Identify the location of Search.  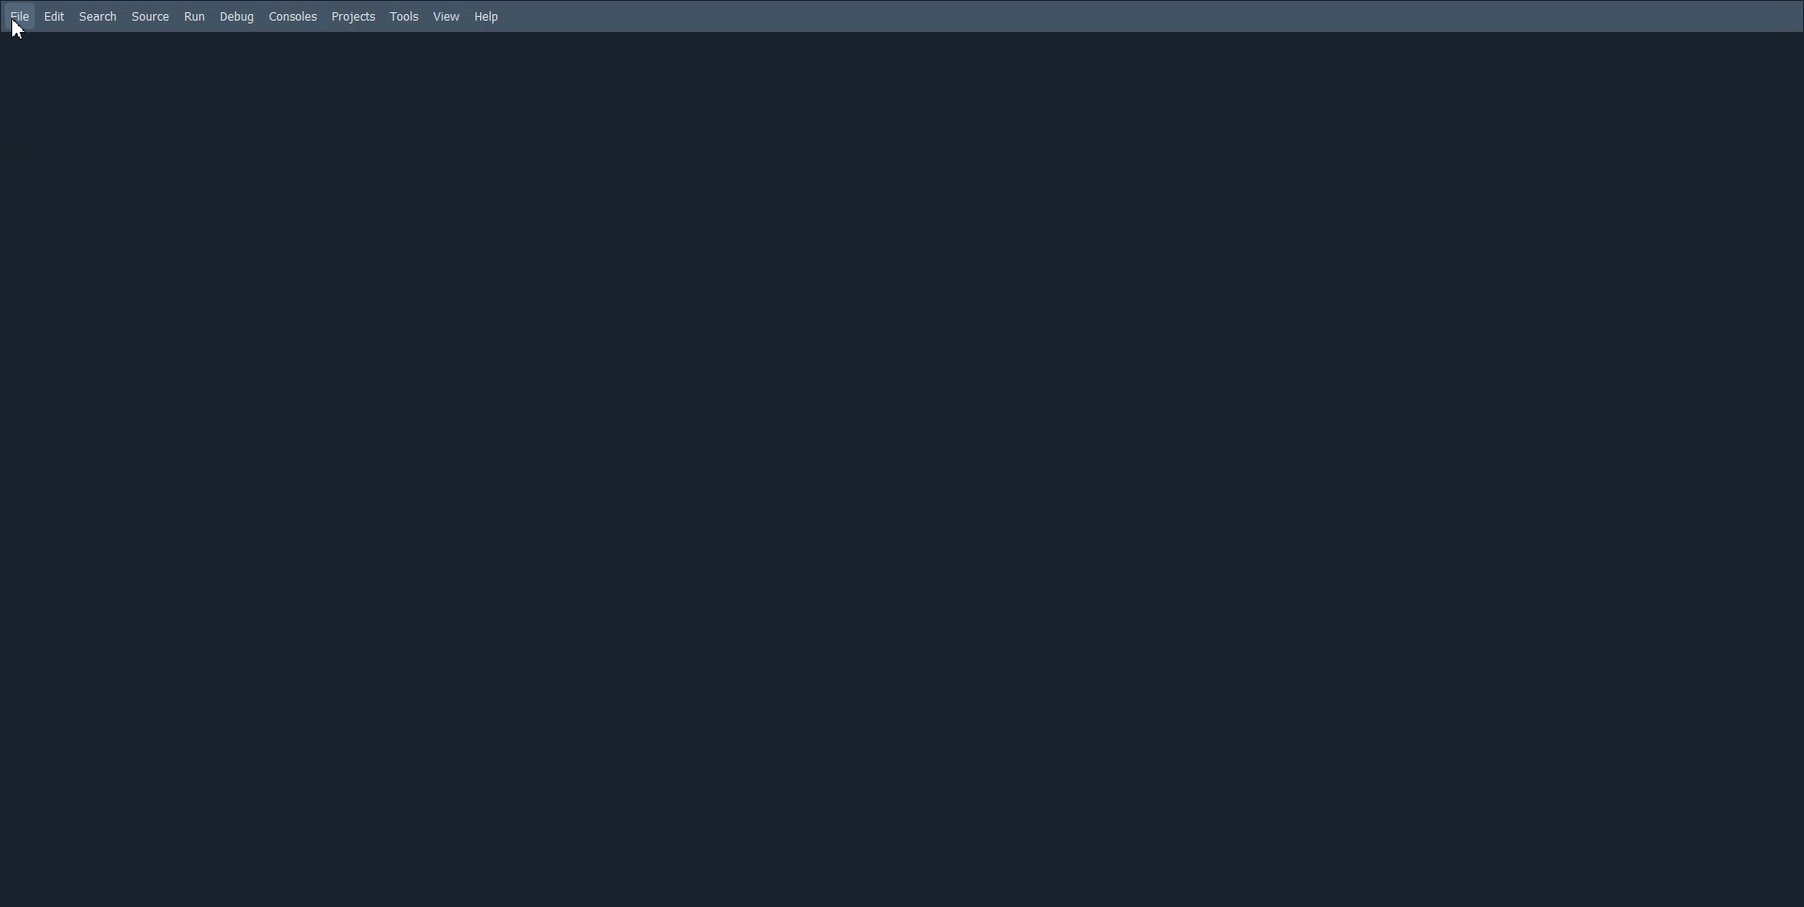
(98, 17).